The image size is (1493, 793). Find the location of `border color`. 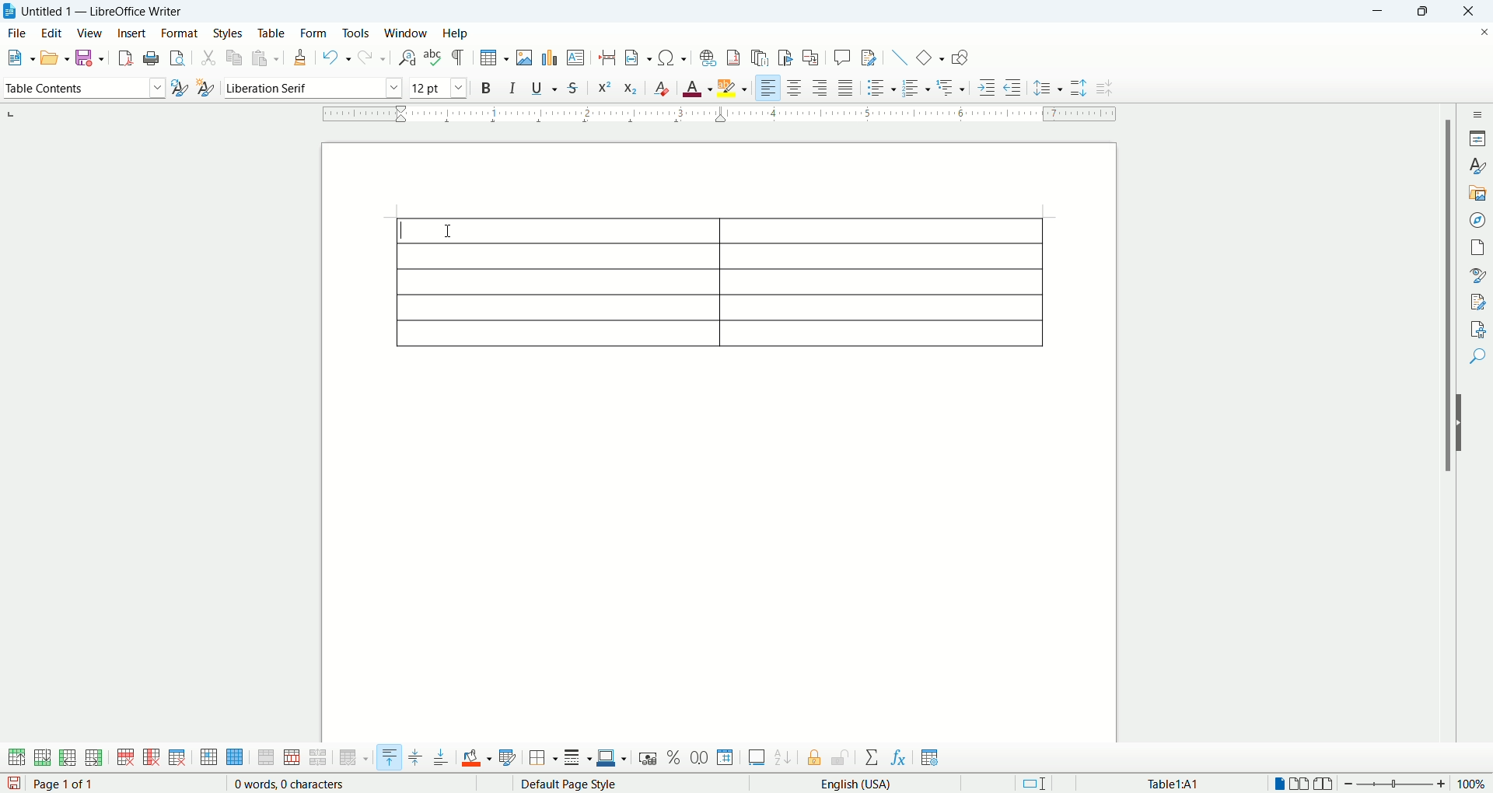

border color is located at coordinates (613, 758).